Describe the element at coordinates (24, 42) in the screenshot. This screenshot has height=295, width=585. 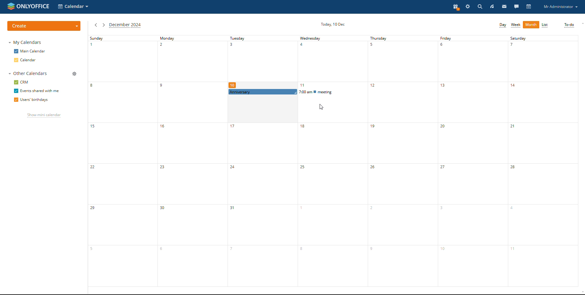
I see `my calendars` at that location.